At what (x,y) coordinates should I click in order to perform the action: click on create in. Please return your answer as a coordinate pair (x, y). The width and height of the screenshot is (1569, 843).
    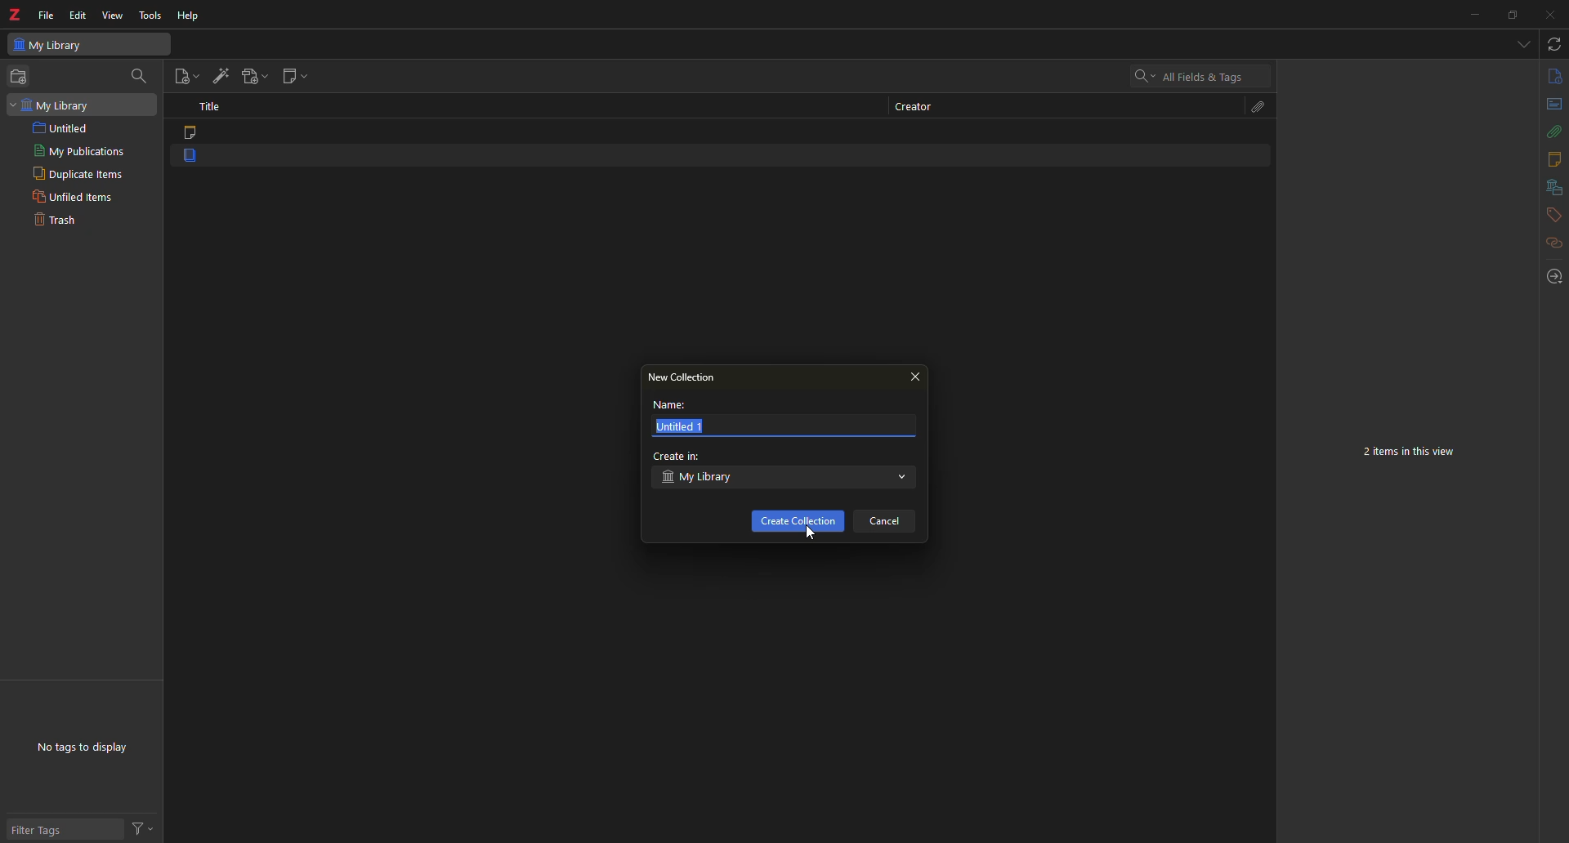
    Looking at the image, I should click on (679, 456).